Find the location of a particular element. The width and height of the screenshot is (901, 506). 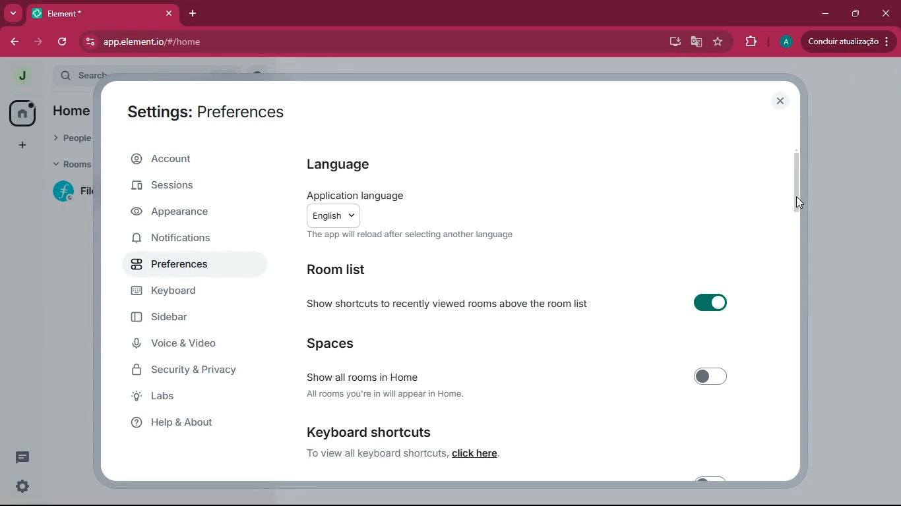

profile is located at coordinates (784, 41).